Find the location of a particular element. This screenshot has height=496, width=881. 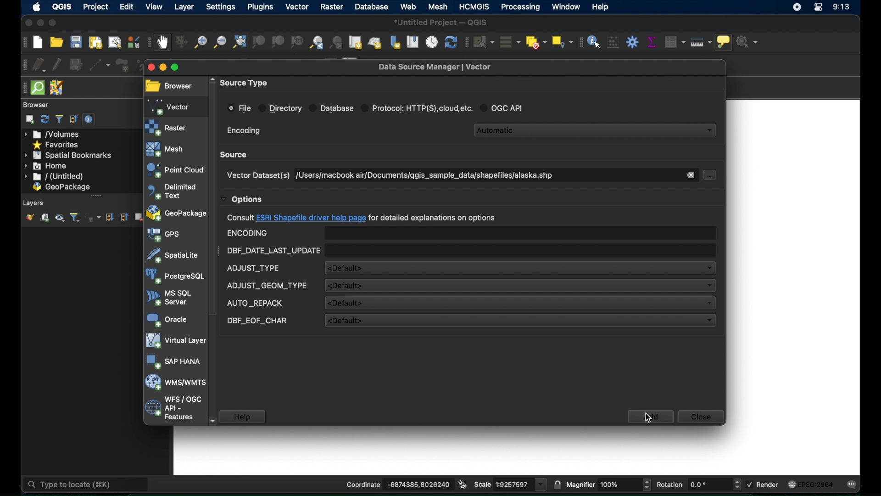

filter browser is located at coordinates (59, 119).